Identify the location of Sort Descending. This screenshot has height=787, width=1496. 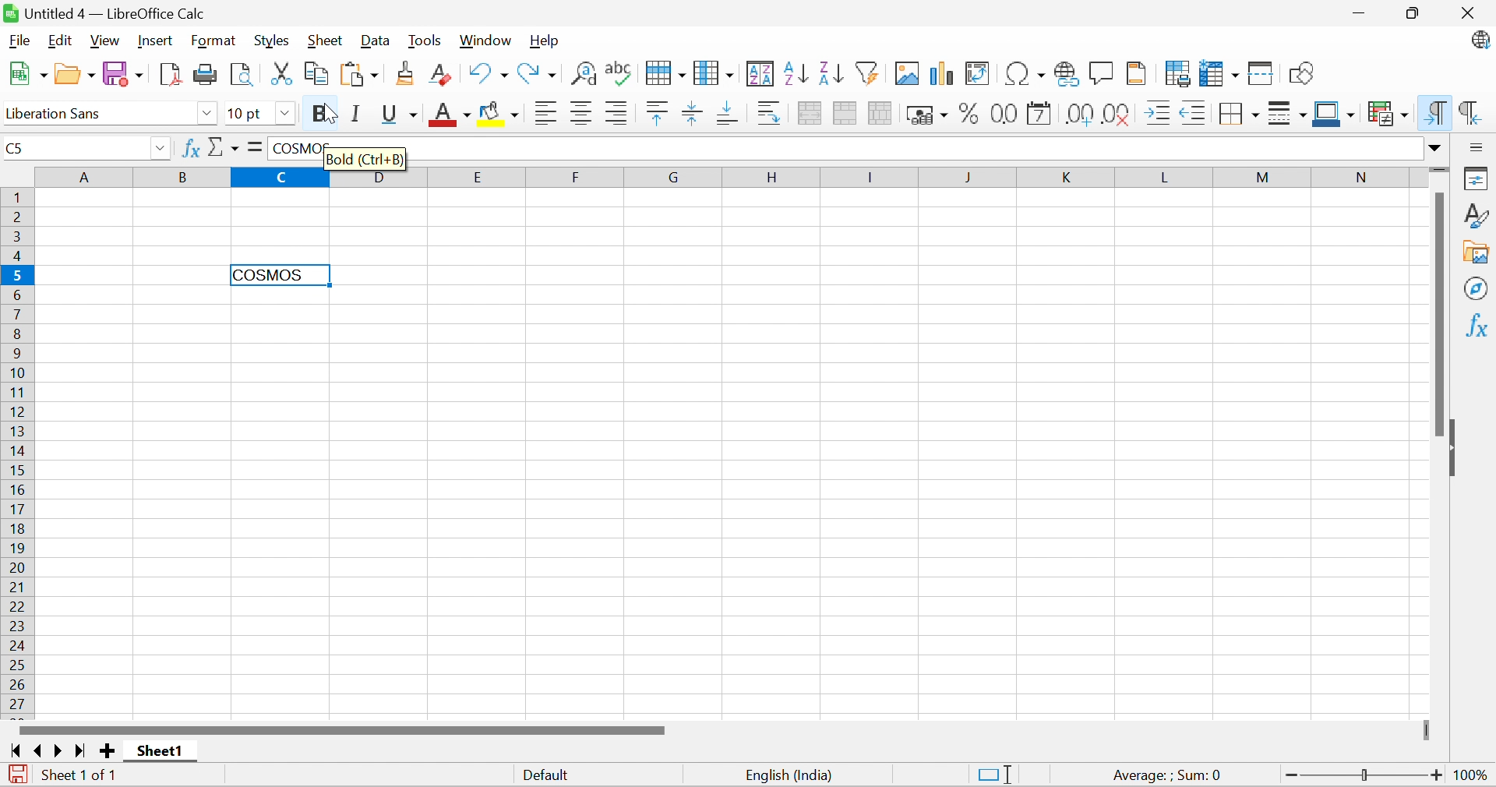
(829, 72).